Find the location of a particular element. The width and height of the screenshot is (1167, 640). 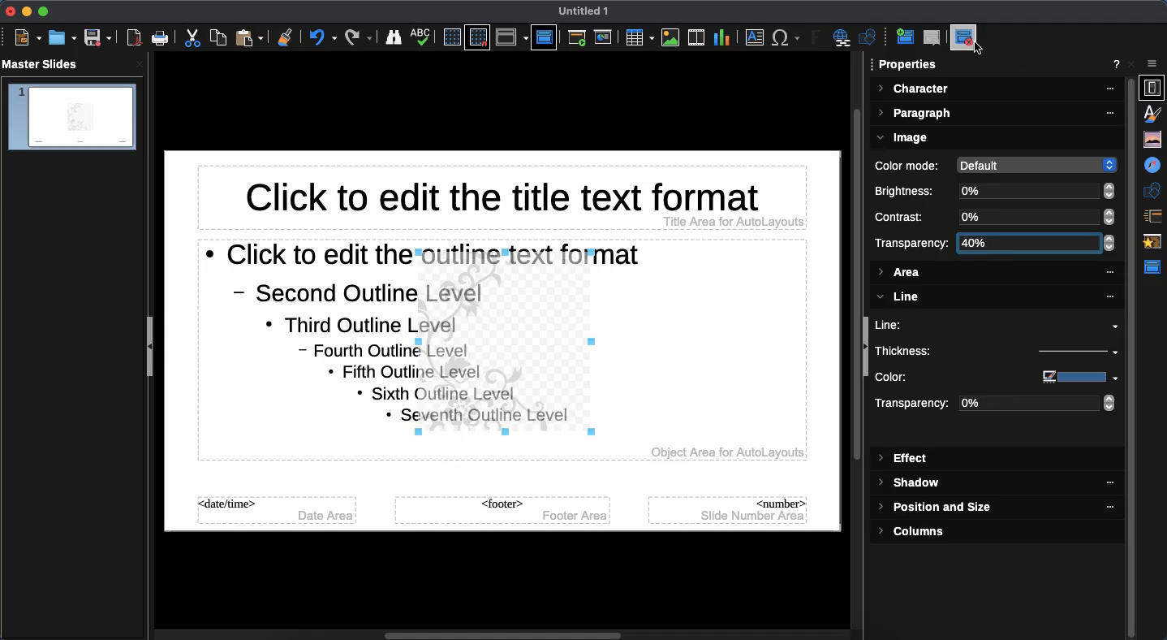

"" is located at coordinates (1102, 483).